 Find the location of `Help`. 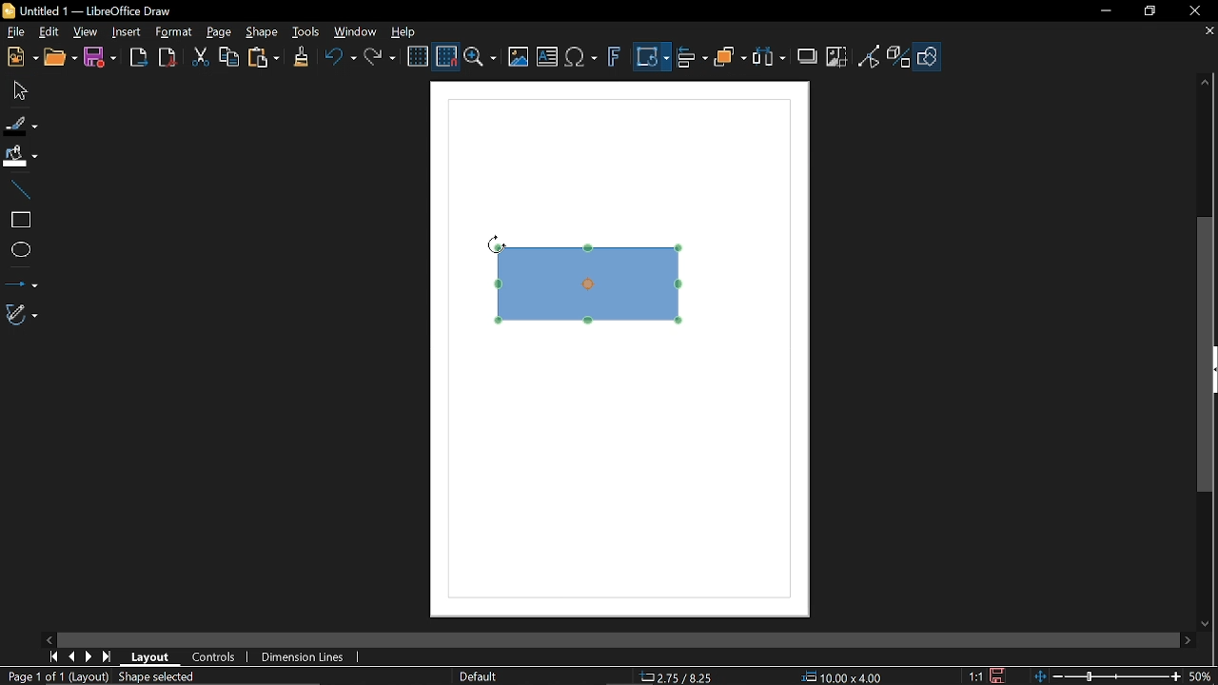

Help is located at coordinates (403, 32).